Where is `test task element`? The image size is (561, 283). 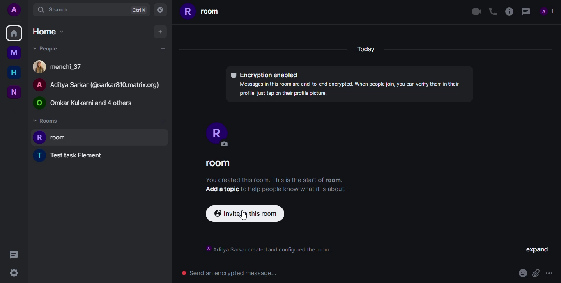 test task element is located at coordinates (71, 155).